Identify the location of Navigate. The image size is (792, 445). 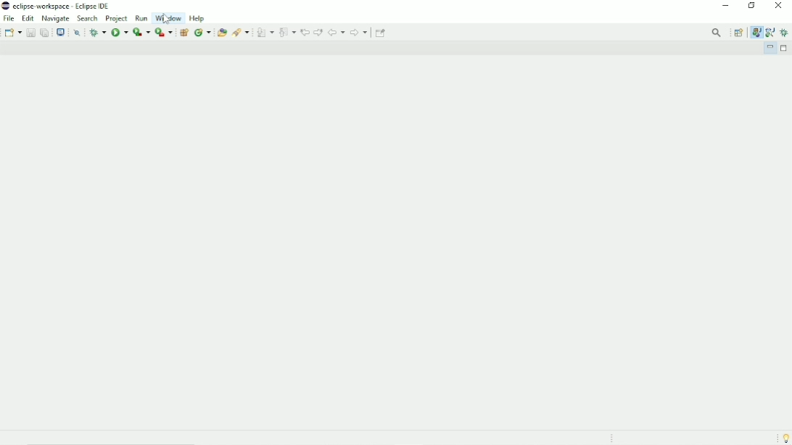
(57, 18).